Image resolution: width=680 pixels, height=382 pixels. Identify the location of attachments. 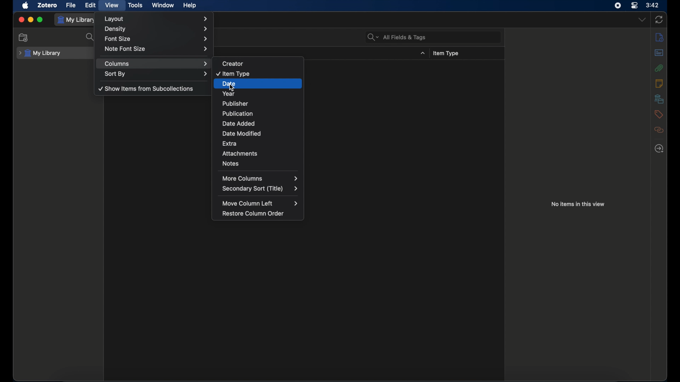
(659, 68).